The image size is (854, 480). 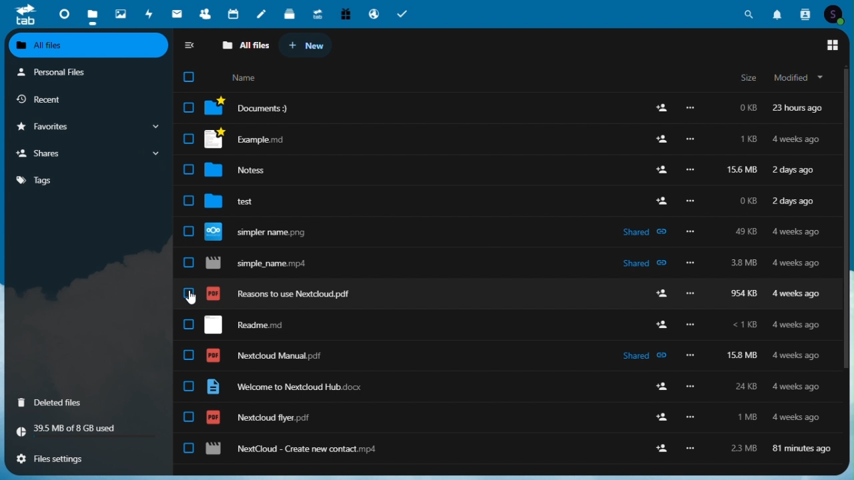 I want to click on 0kb, so click(x=747, y=203).